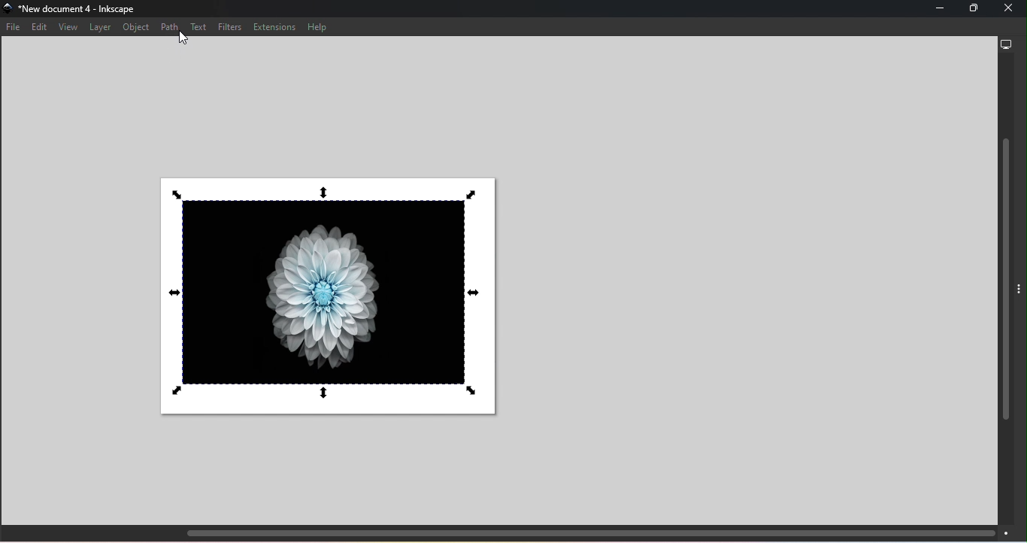  I want to click on Horizontal scroll bar, so click(507, 533).